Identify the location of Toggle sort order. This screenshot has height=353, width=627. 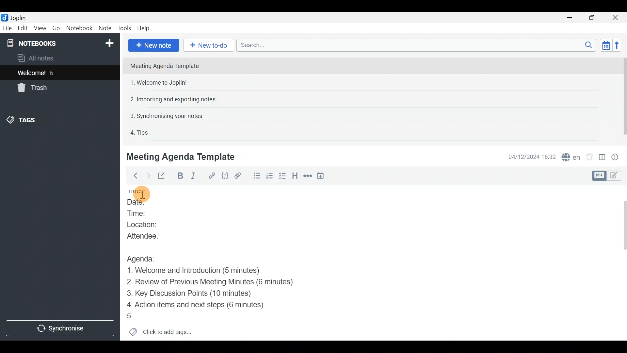
(605, 44).